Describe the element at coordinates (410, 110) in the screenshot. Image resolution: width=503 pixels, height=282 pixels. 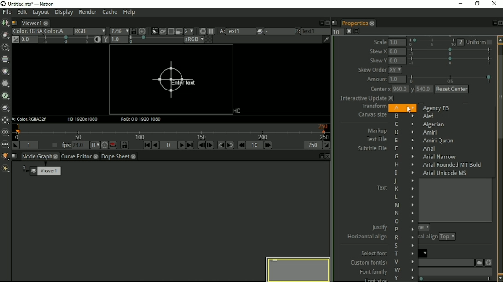
I see `cursor` at that location.